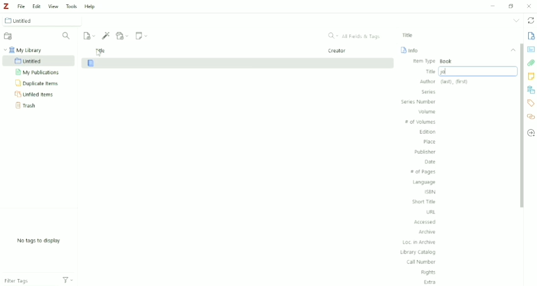 This screenshot has width=537, height=286. Describe the element at coordinates (355, 36) in the screenshot. I see `All Fields & Tags` at that location.